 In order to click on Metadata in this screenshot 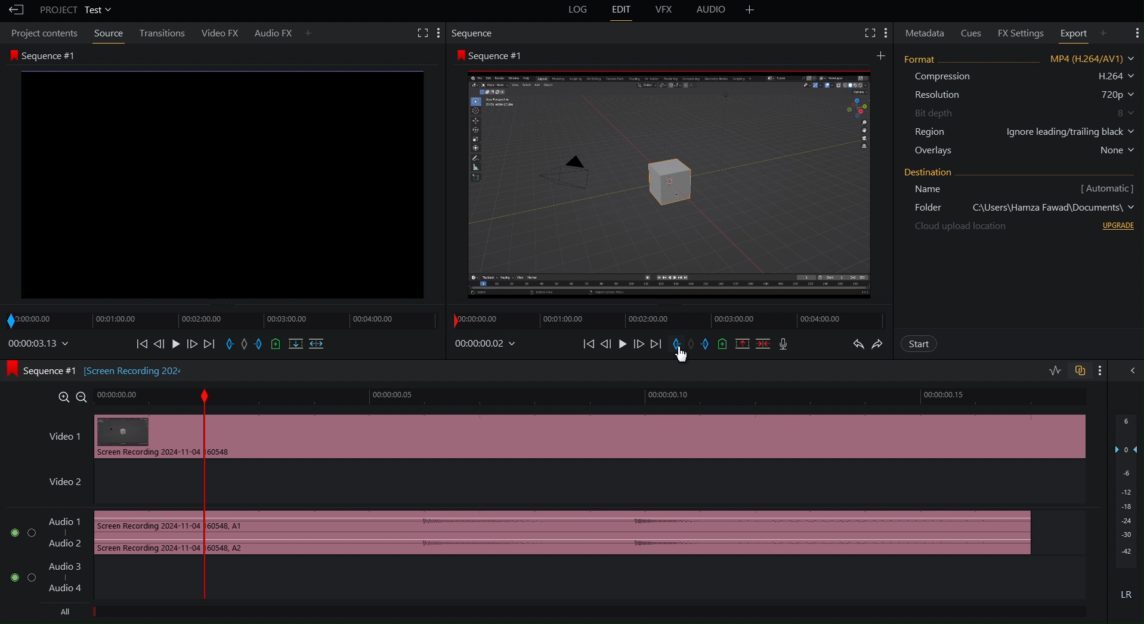, I will do `click(925, 32)`.